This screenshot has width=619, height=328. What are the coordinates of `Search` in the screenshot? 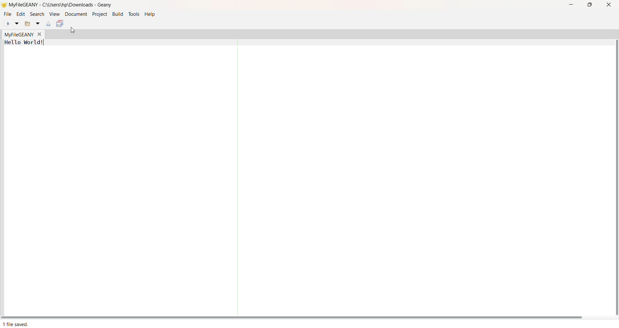 It's located at (35, 14).